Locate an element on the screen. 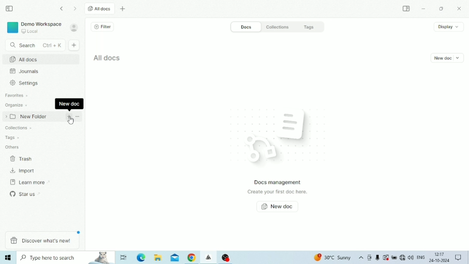 This screenshot has height=264, width=469. Display is located at coordinates (449, 27).